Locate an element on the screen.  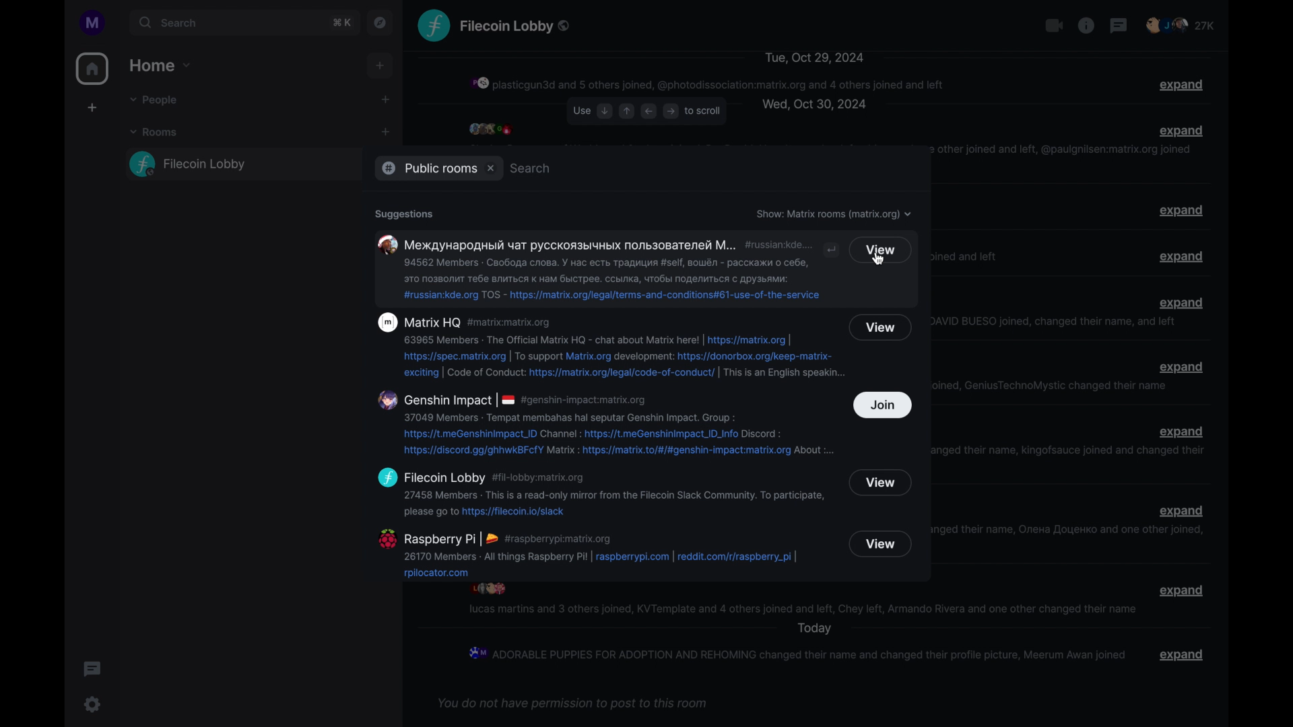
participants is located at coordinates (1181, 25).